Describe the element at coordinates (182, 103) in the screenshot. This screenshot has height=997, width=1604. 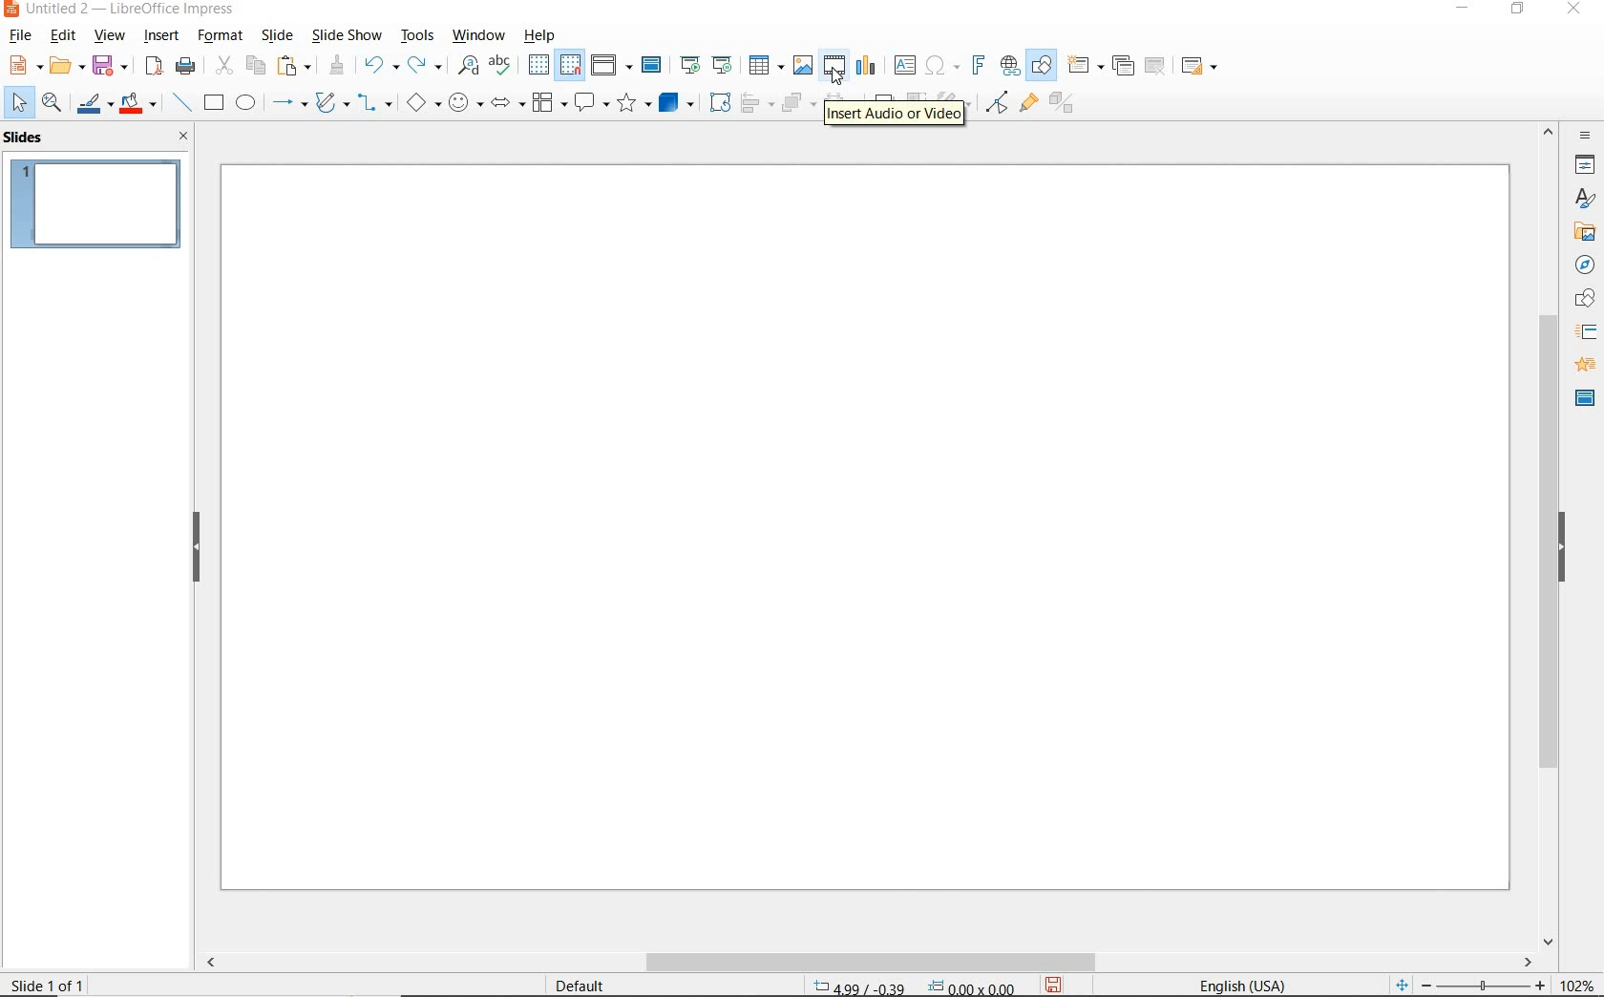
I see `INSERT LINE` at that location.